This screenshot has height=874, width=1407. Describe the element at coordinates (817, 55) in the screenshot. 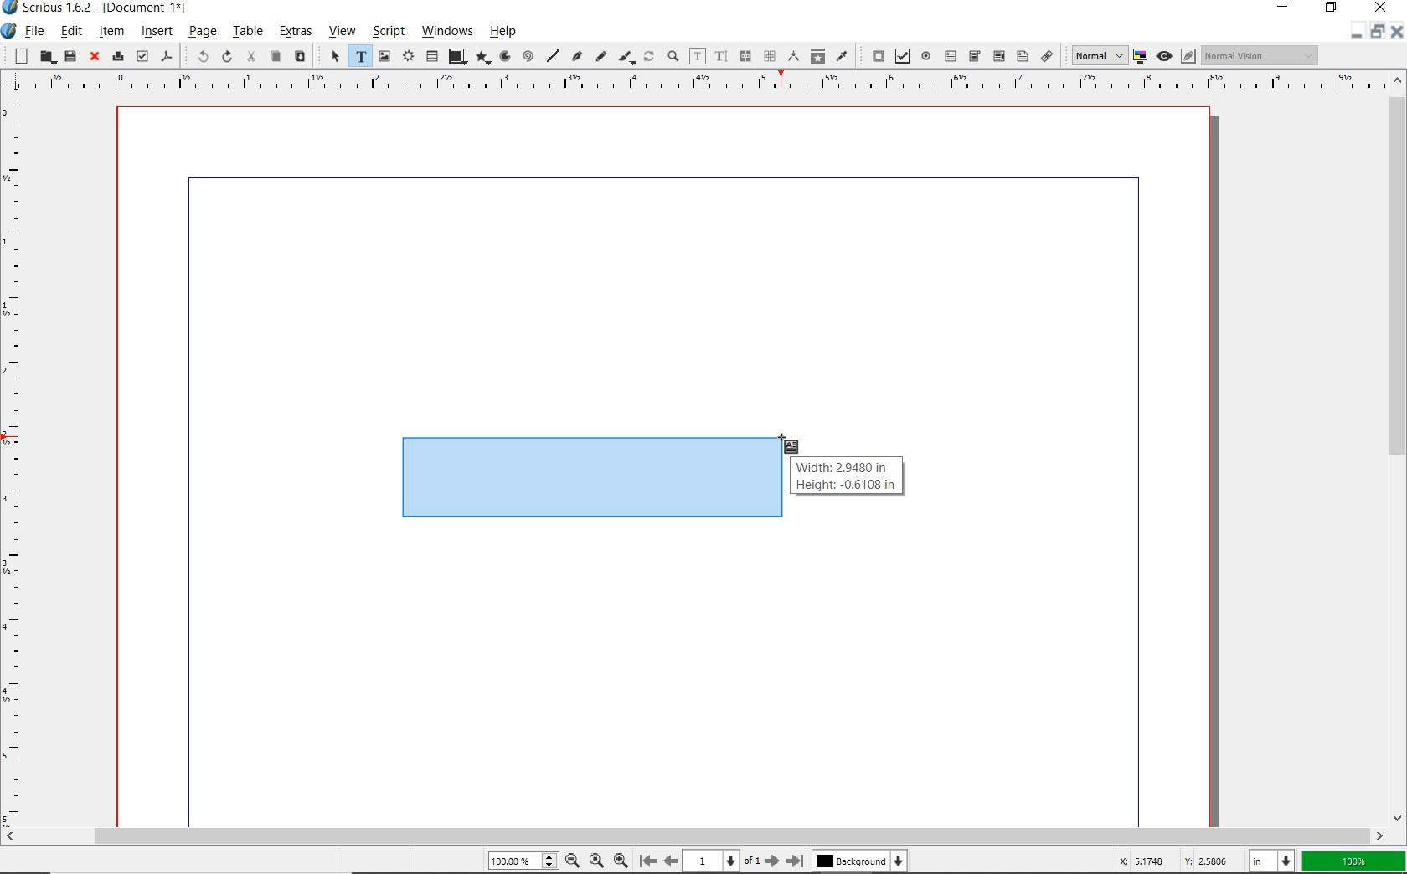

I see `copy item properties` at that location.